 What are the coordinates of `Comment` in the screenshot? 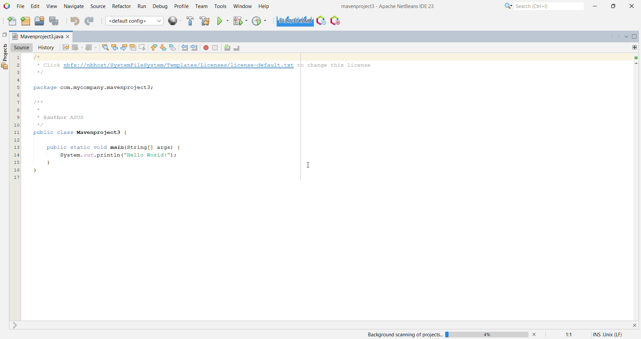 It's located at (227, 48).